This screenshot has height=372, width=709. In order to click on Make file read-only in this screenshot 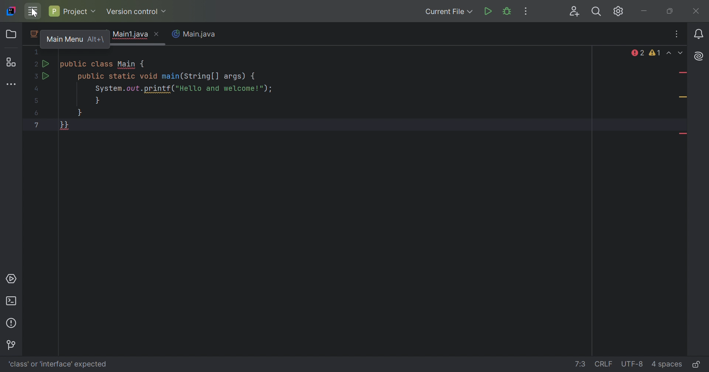, I will do `click(696, 364)`.